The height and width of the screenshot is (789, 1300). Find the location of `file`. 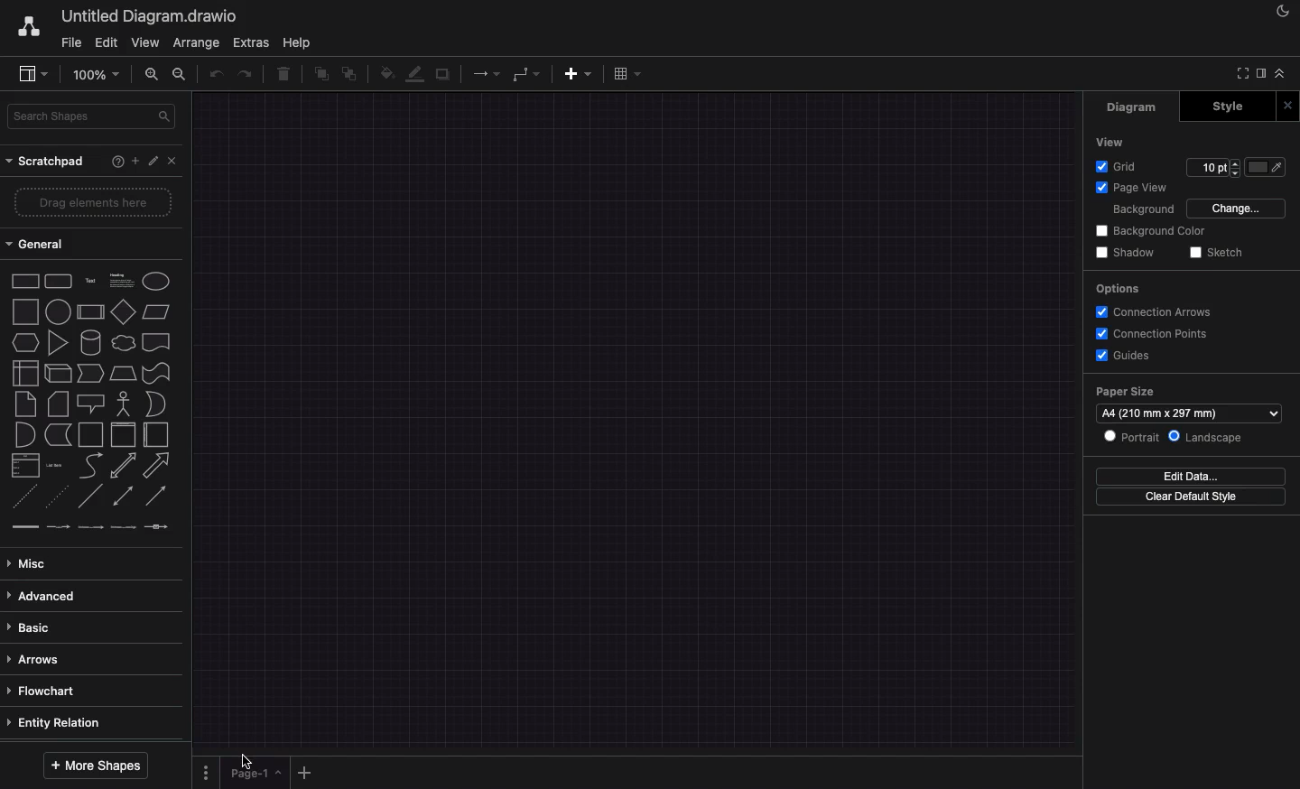

file is located at coordinates (72, 44).